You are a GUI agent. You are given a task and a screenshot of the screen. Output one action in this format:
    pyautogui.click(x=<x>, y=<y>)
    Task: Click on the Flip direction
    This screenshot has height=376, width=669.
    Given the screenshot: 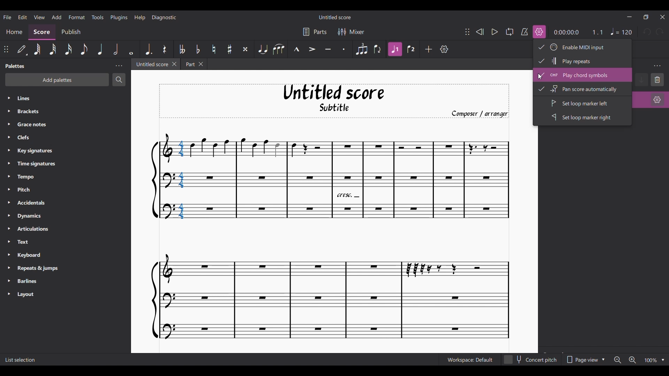 What is the action you would take?
    pyautogui.click(x=378, y=49)
    